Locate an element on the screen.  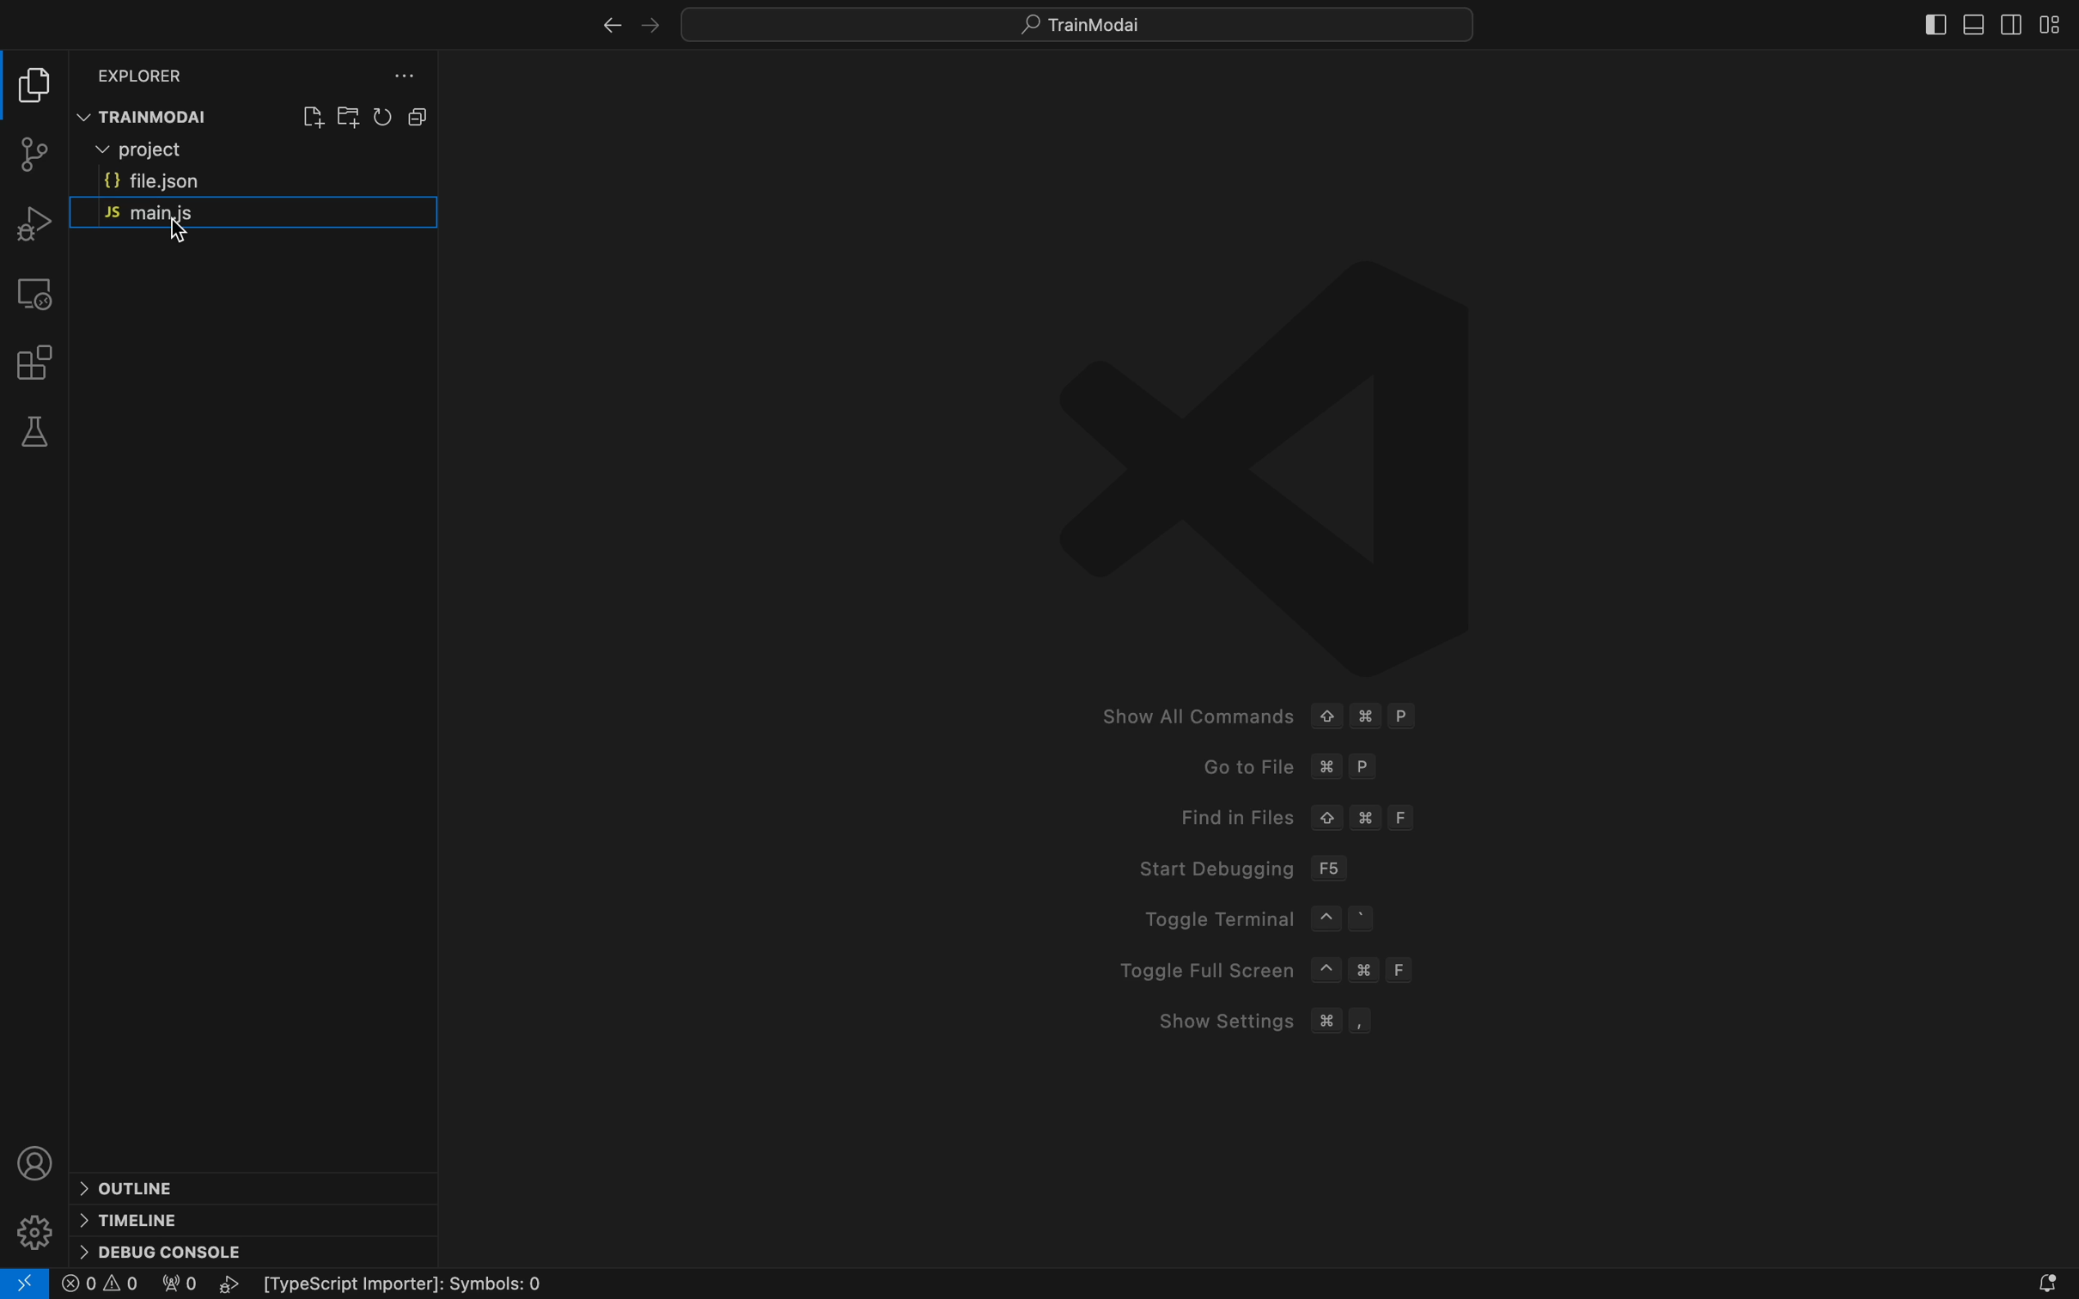
layout is located at coordinates (2055, 26).